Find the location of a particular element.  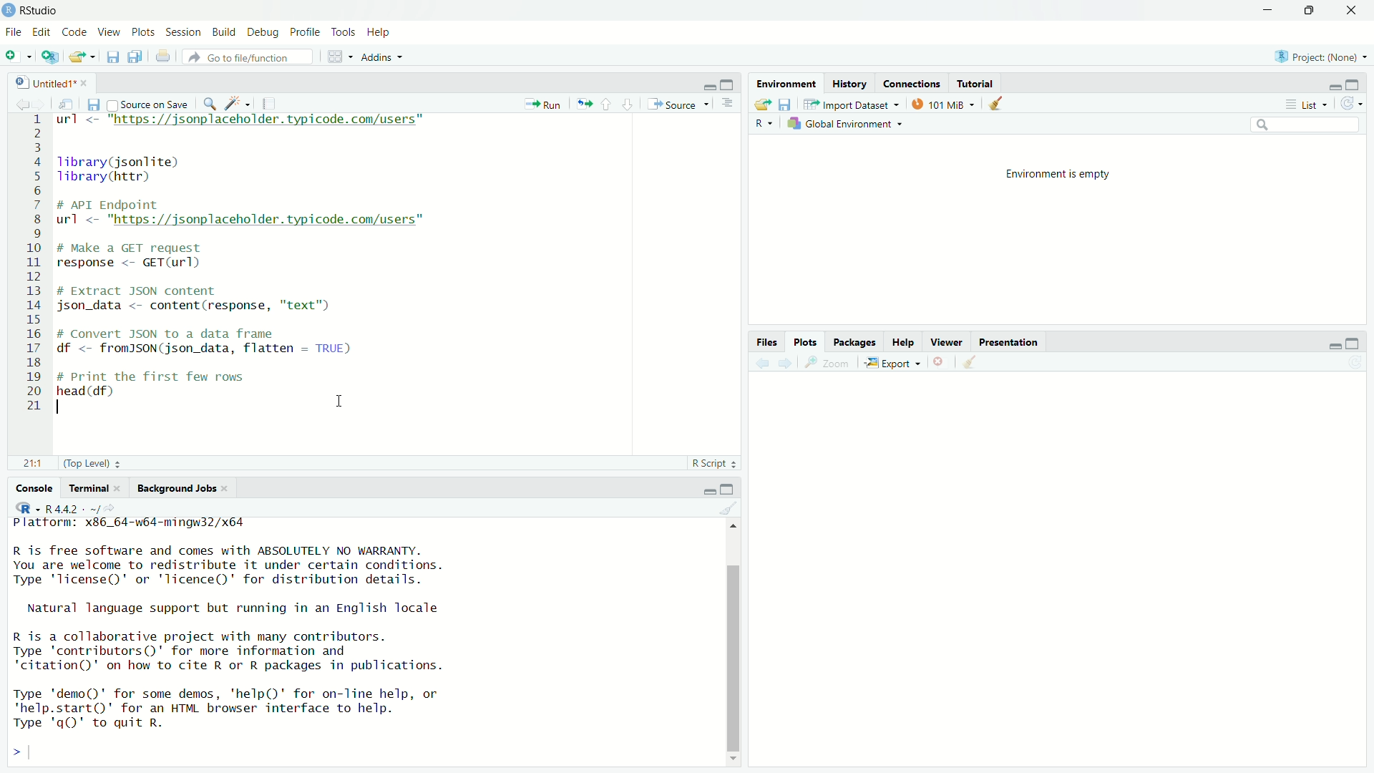

Profile is located at coordinates (303, 32).